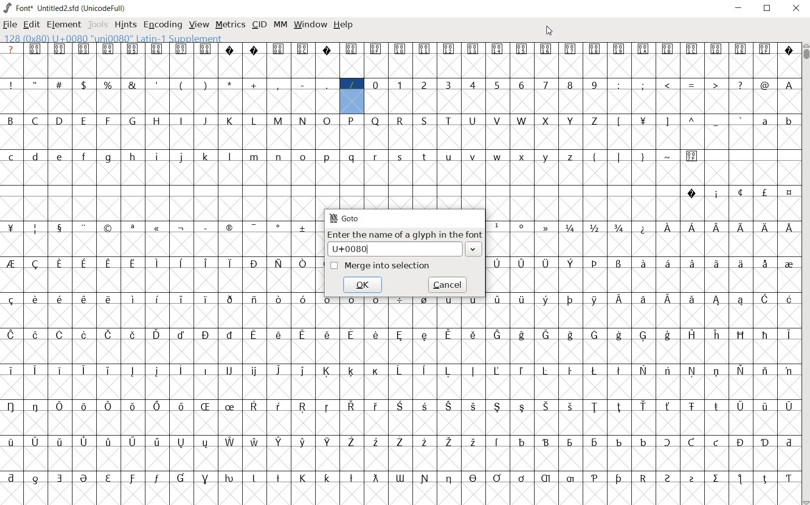 This screenshot has height=505, width=810. Describe the element at coordinates (668, 228) in the screenshot. I see `glyph` at that location.